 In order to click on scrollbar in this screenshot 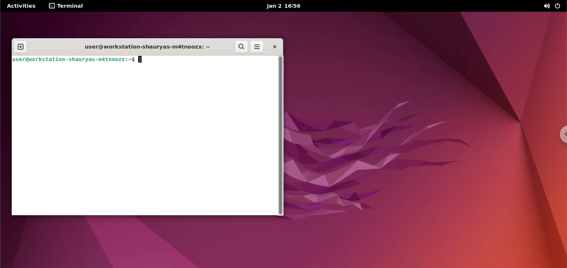, I will do `click(281, 135)`.